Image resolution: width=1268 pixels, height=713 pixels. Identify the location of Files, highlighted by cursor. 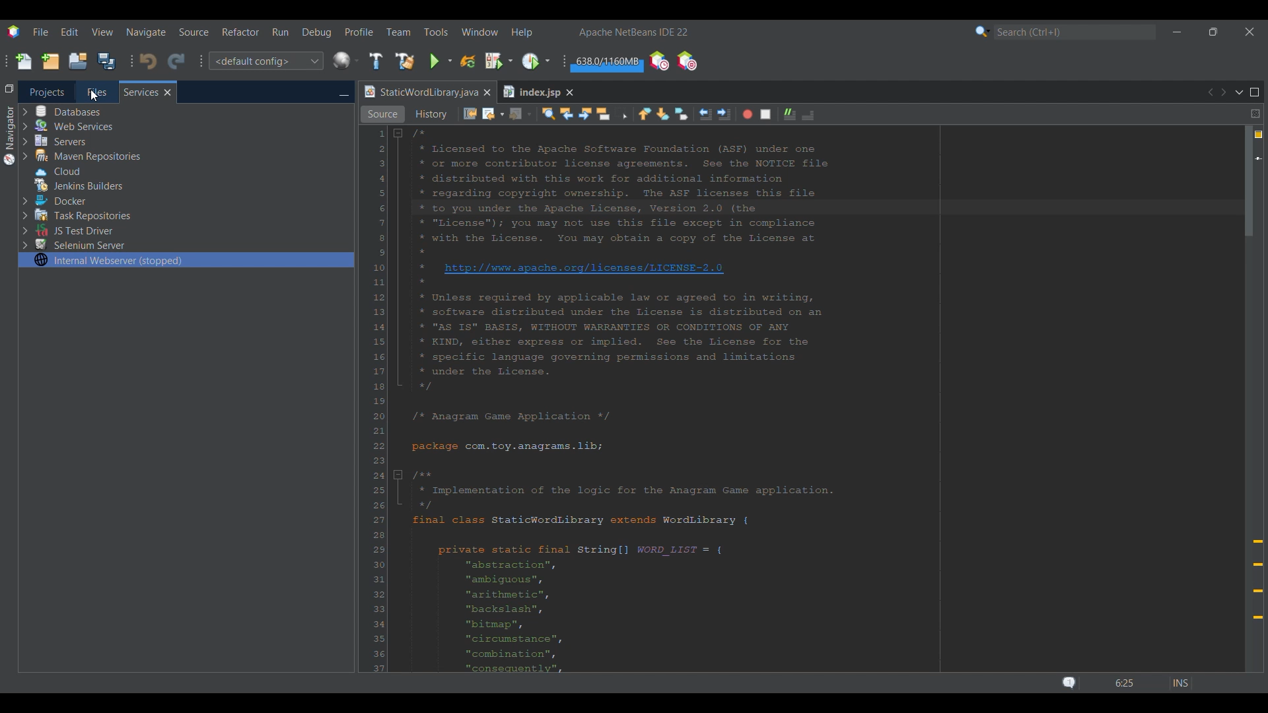
(97, 92).